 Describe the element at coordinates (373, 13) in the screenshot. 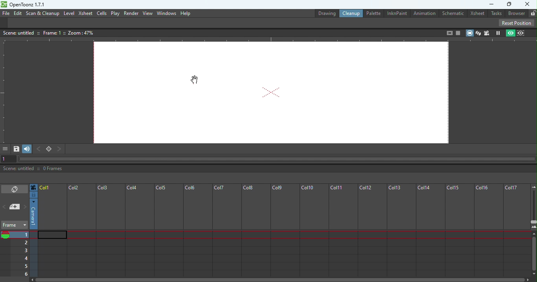

I see `Palette` at that location.